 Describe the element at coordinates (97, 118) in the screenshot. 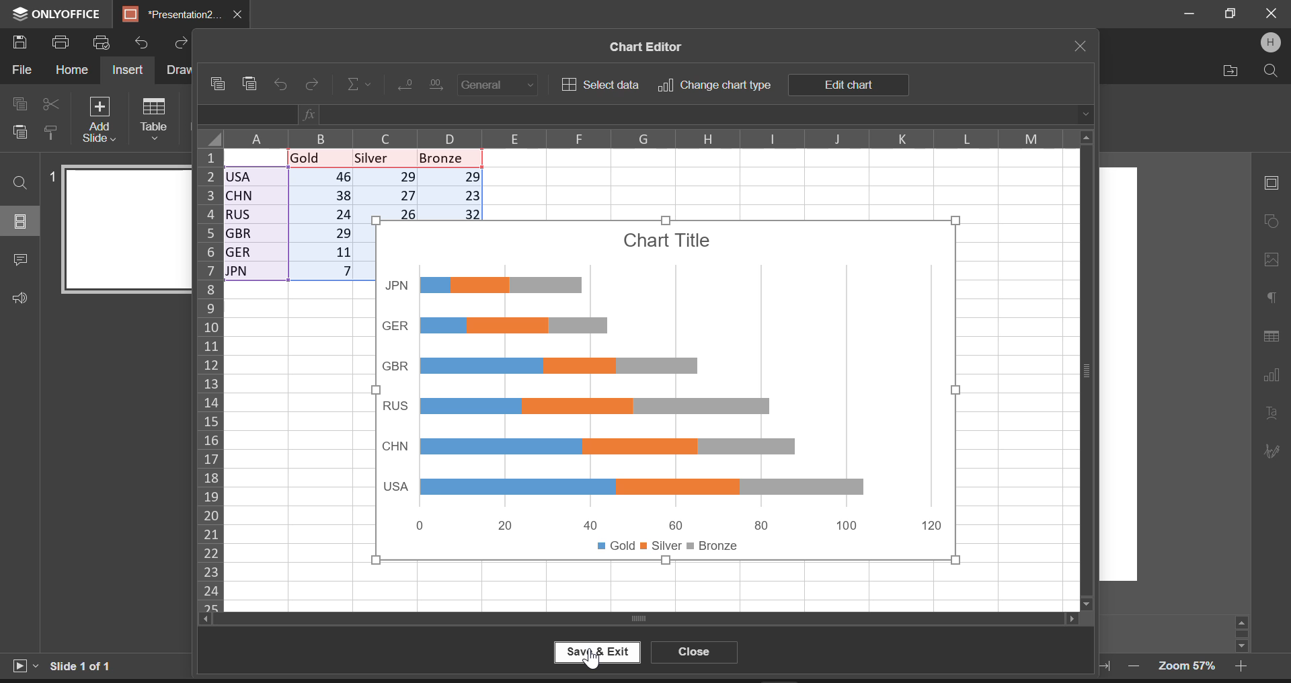

I see `Add Slide` at that location.